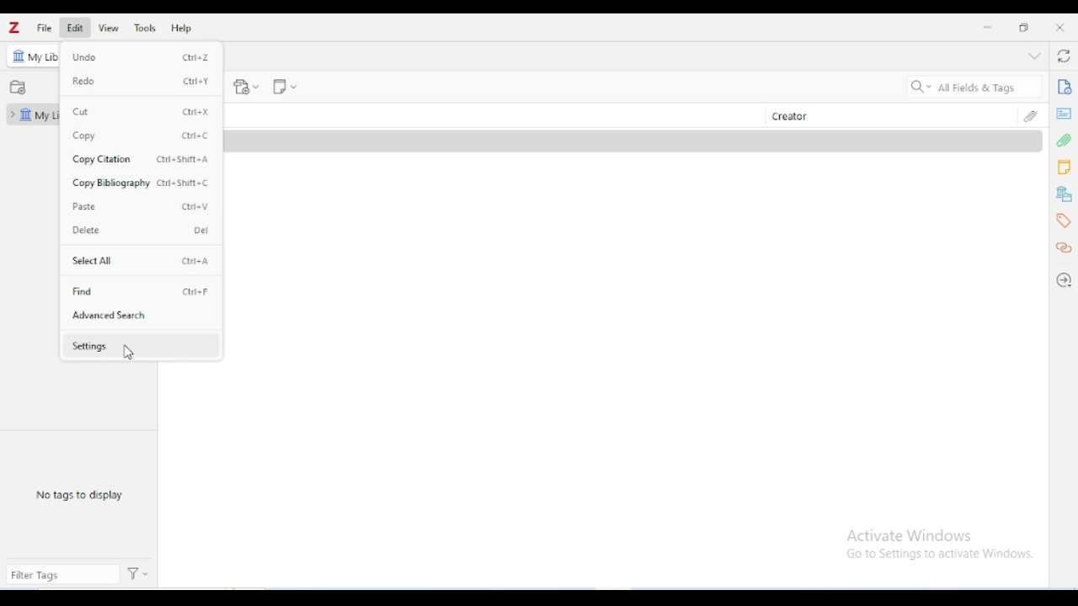 This screenshot has height=606, width=1078. What do you see at coordinates (109, 28) in the screenshot?
I see `view` at bounding box center [109, 28].